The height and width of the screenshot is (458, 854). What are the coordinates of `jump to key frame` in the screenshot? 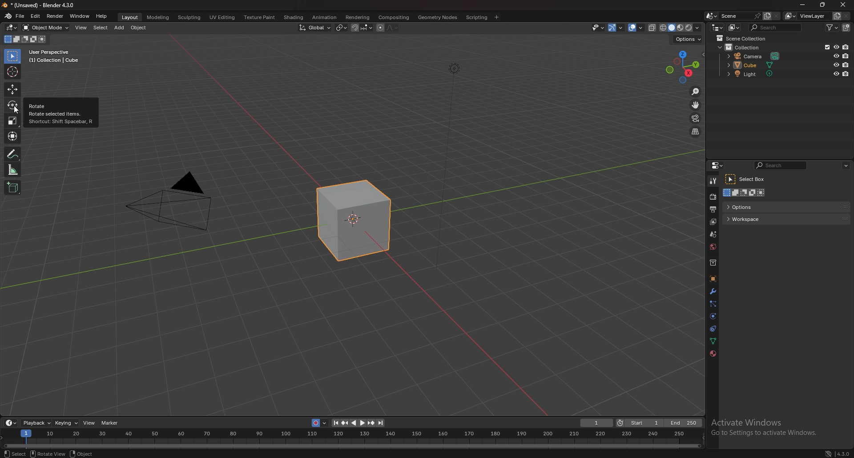 It's located at (371, 423).